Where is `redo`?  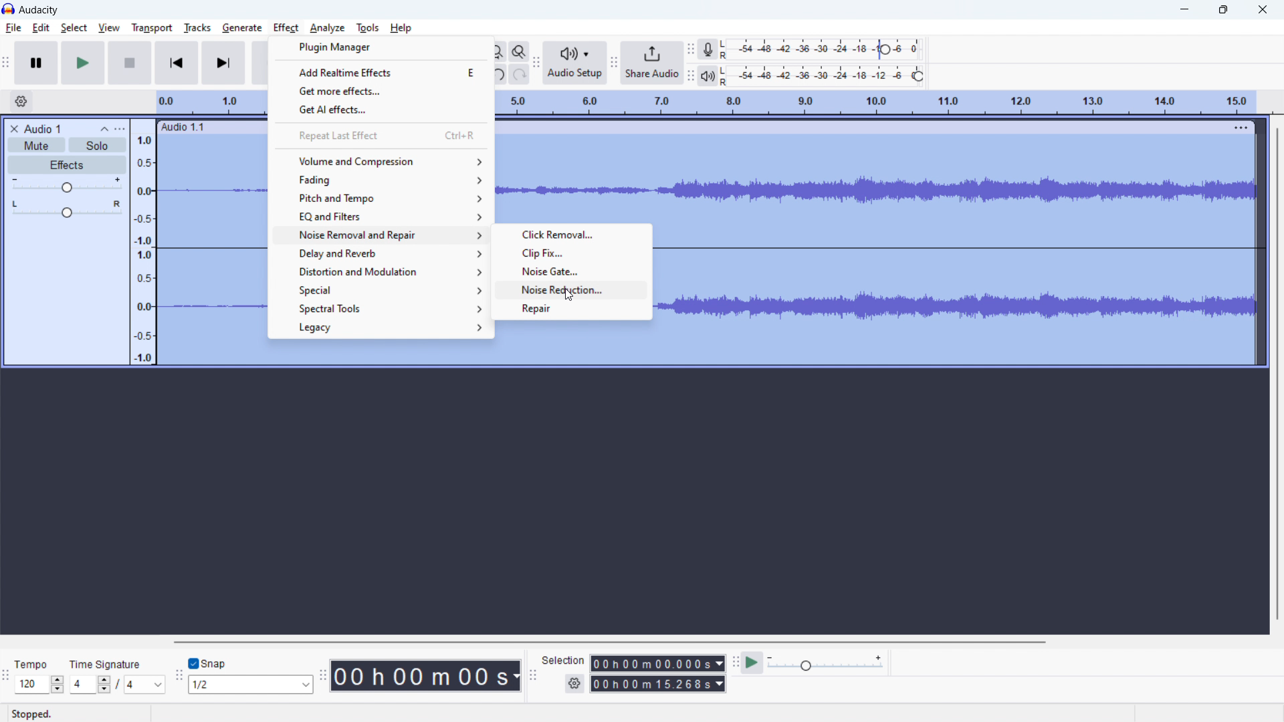
redo is located at coordinates (520, 74).